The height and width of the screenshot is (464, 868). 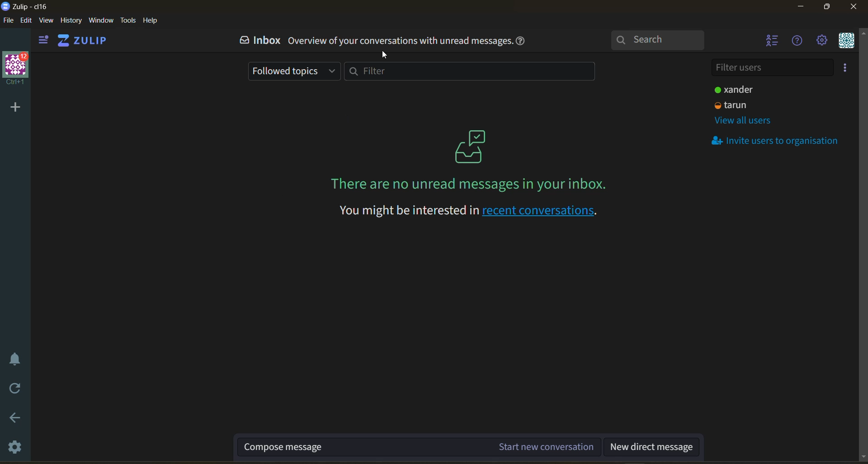 What do you see at coordinates (525, 43) in the screenshot?
I see `help` at bounding box center [525, 43].